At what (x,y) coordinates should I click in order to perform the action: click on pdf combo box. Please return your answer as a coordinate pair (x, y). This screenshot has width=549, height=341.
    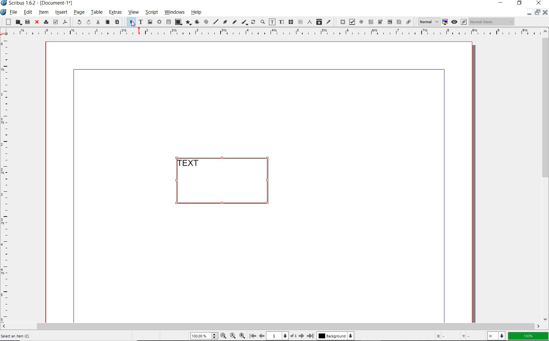
    Looking at the image, I should click on (380, 22).